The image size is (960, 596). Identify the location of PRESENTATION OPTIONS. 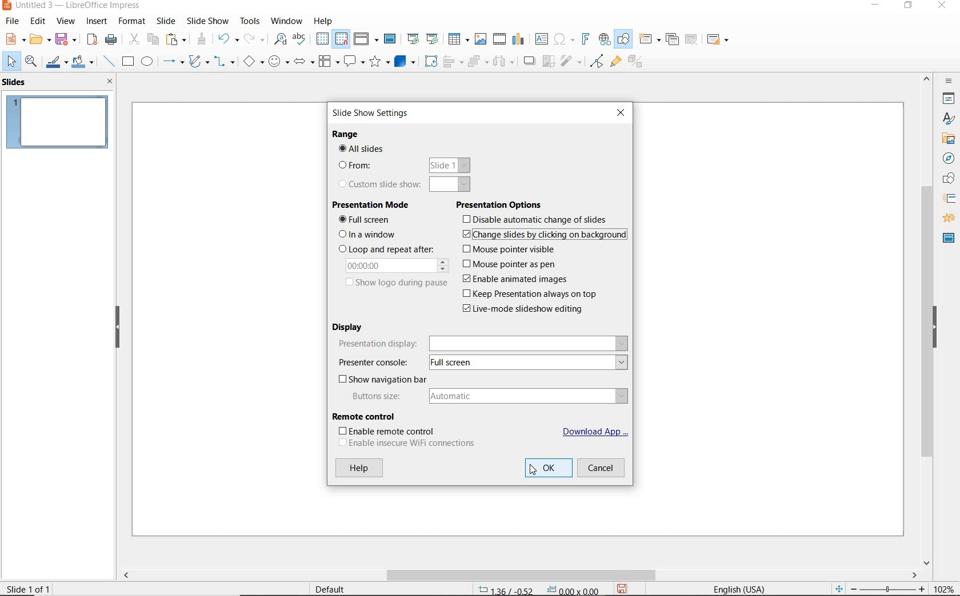
(499, 205).